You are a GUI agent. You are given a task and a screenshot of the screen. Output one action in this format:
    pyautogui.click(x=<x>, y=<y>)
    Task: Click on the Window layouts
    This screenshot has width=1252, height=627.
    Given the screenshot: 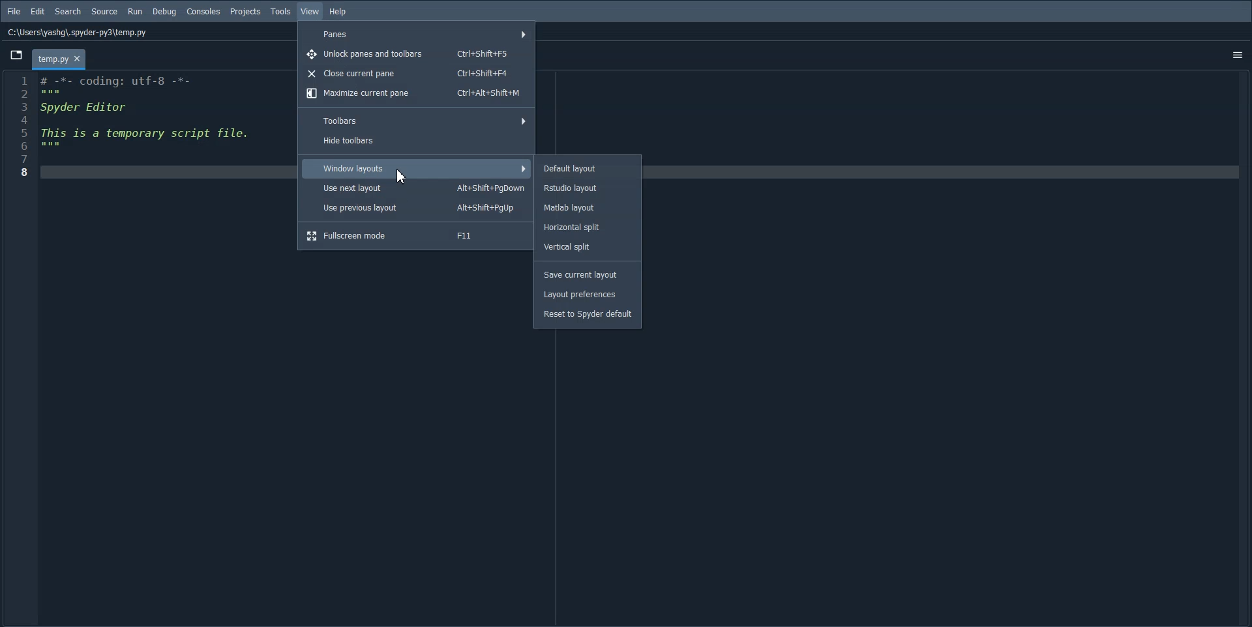 What is the action you would take?
    pyautogui.click(x=416, y=168)
    